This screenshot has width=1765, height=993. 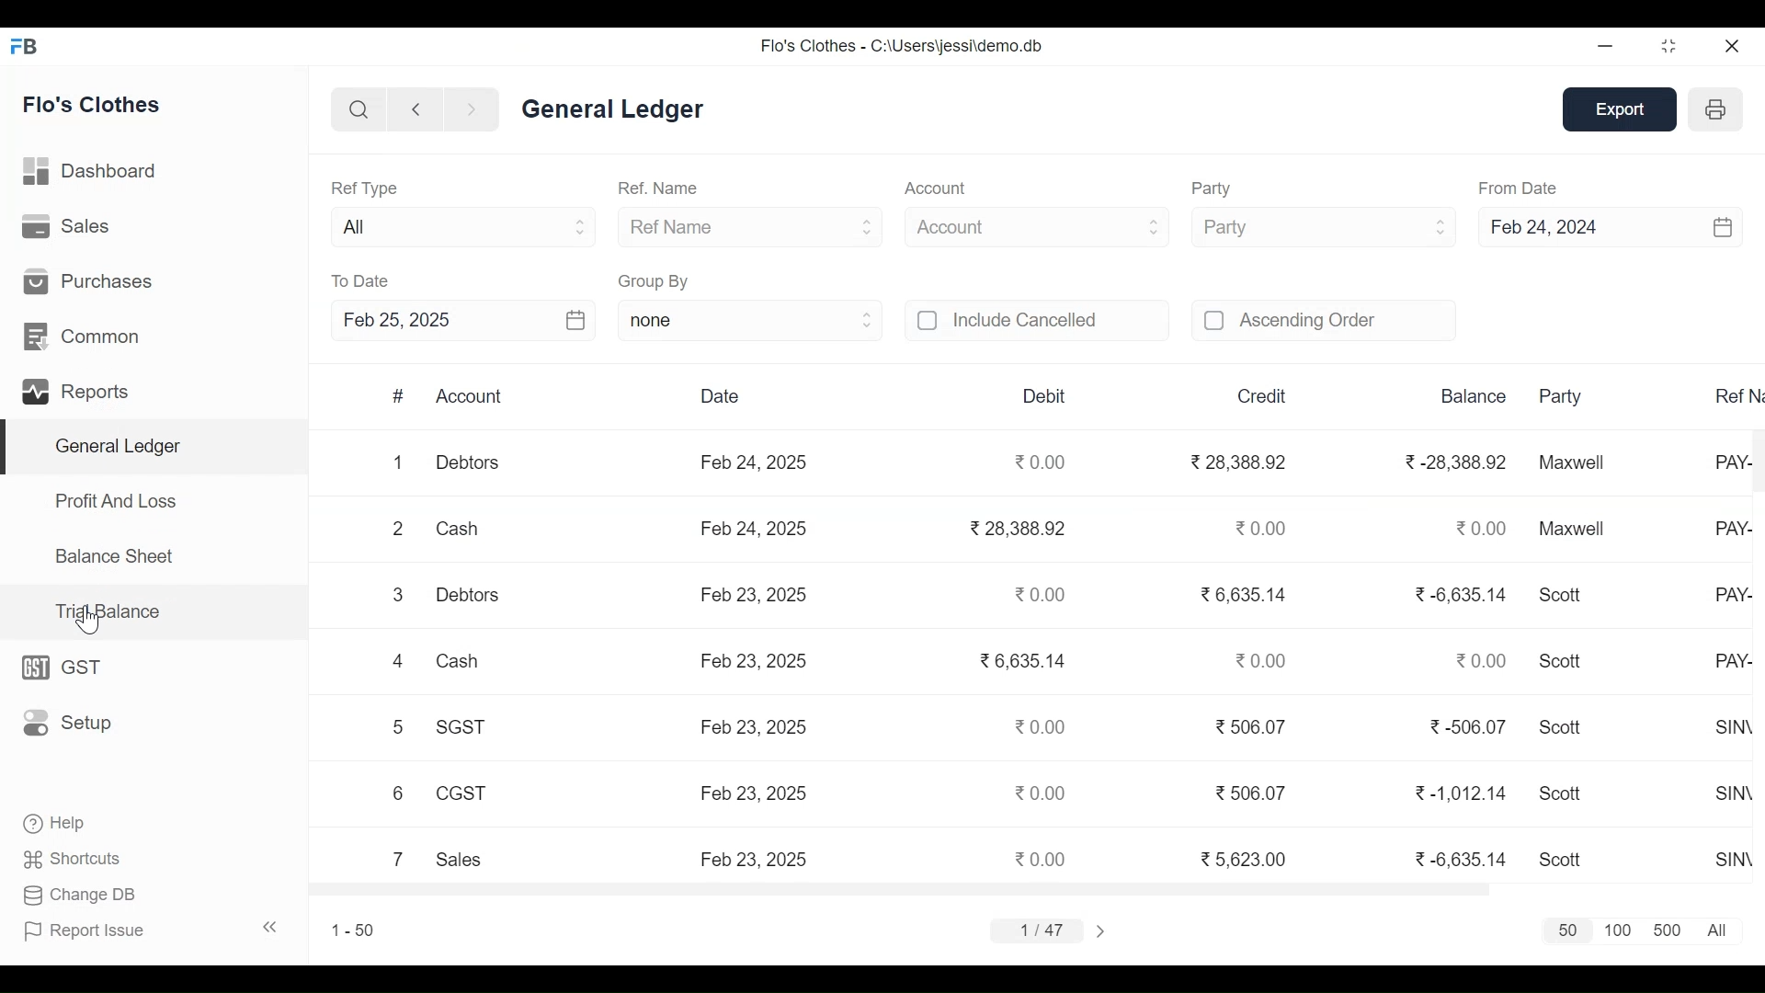 What do you see at coordinates (1325, 321) in the screenshot?
I see `(un)check Ascending Order` at bounding box center [1325, 321].